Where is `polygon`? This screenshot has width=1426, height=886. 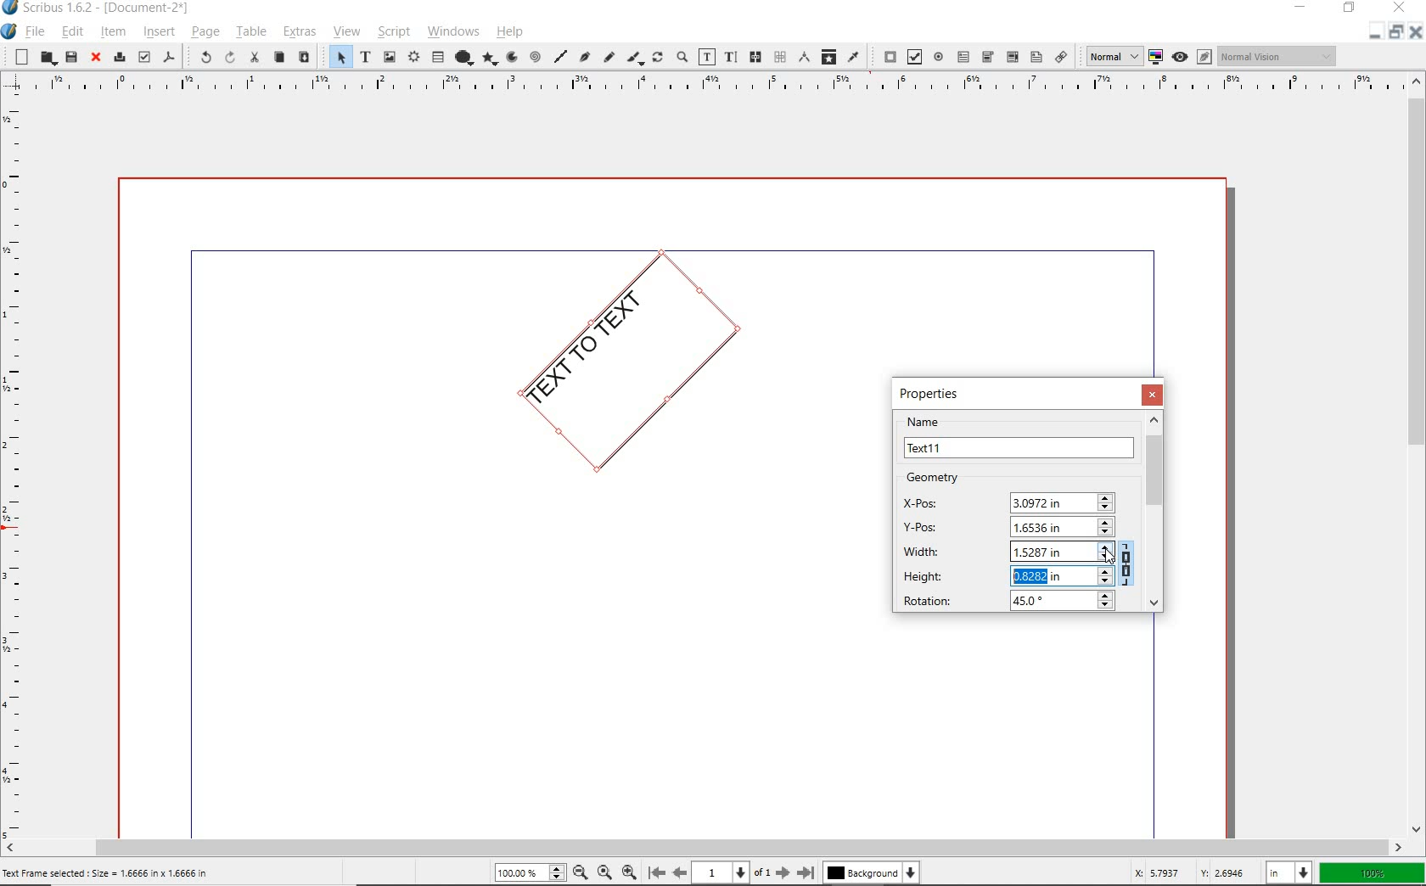
polygon is located at coordinates (490, 59).